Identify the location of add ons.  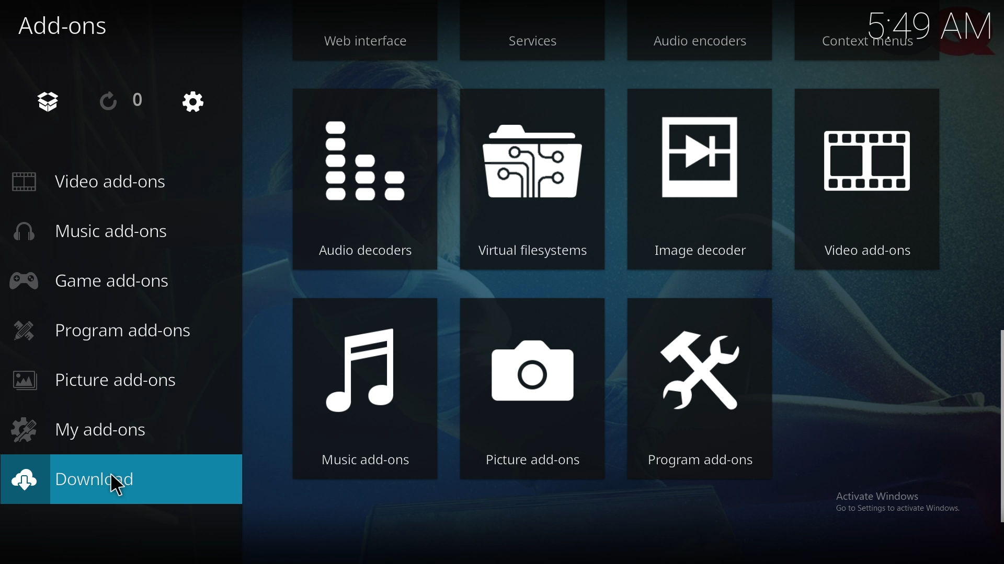
(73, 26).